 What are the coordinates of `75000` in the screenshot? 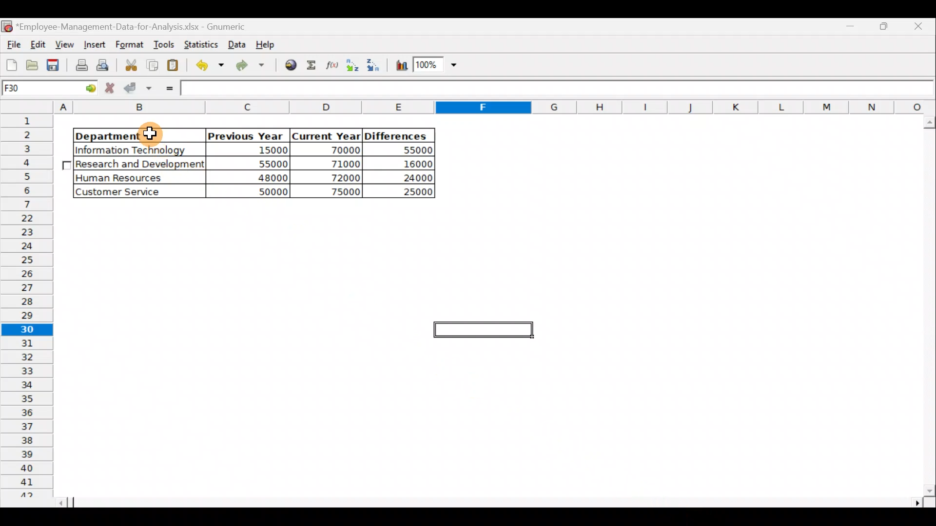 It's located at (332, 192).